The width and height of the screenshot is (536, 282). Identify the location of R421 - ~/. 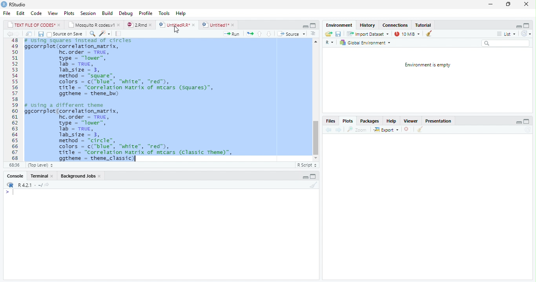
(34, 185).